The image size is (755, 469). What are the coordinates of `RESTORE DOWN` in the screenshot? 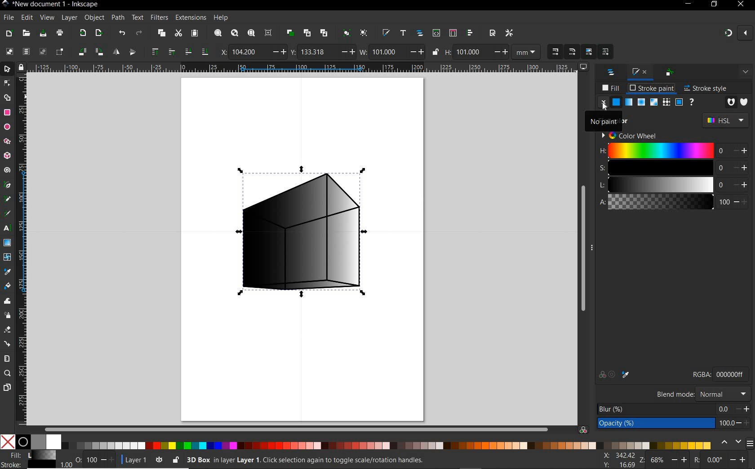 It's located at (713, 4).